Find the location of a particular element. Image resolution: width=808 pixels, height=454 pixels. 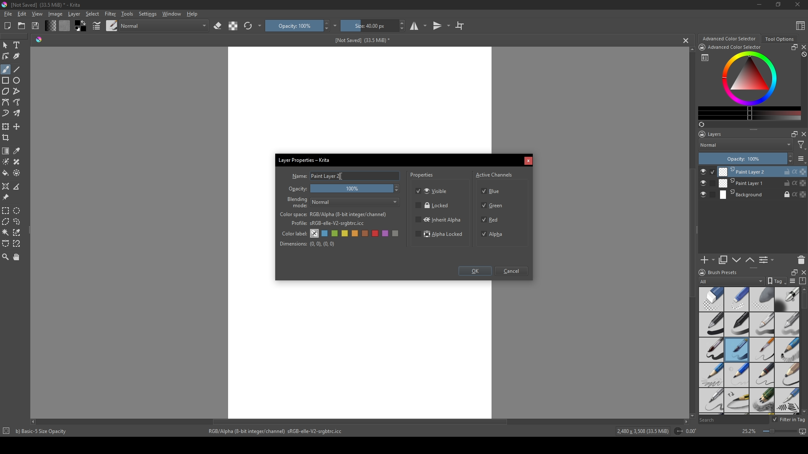

hard eraser is located at coordinates (736, 299).